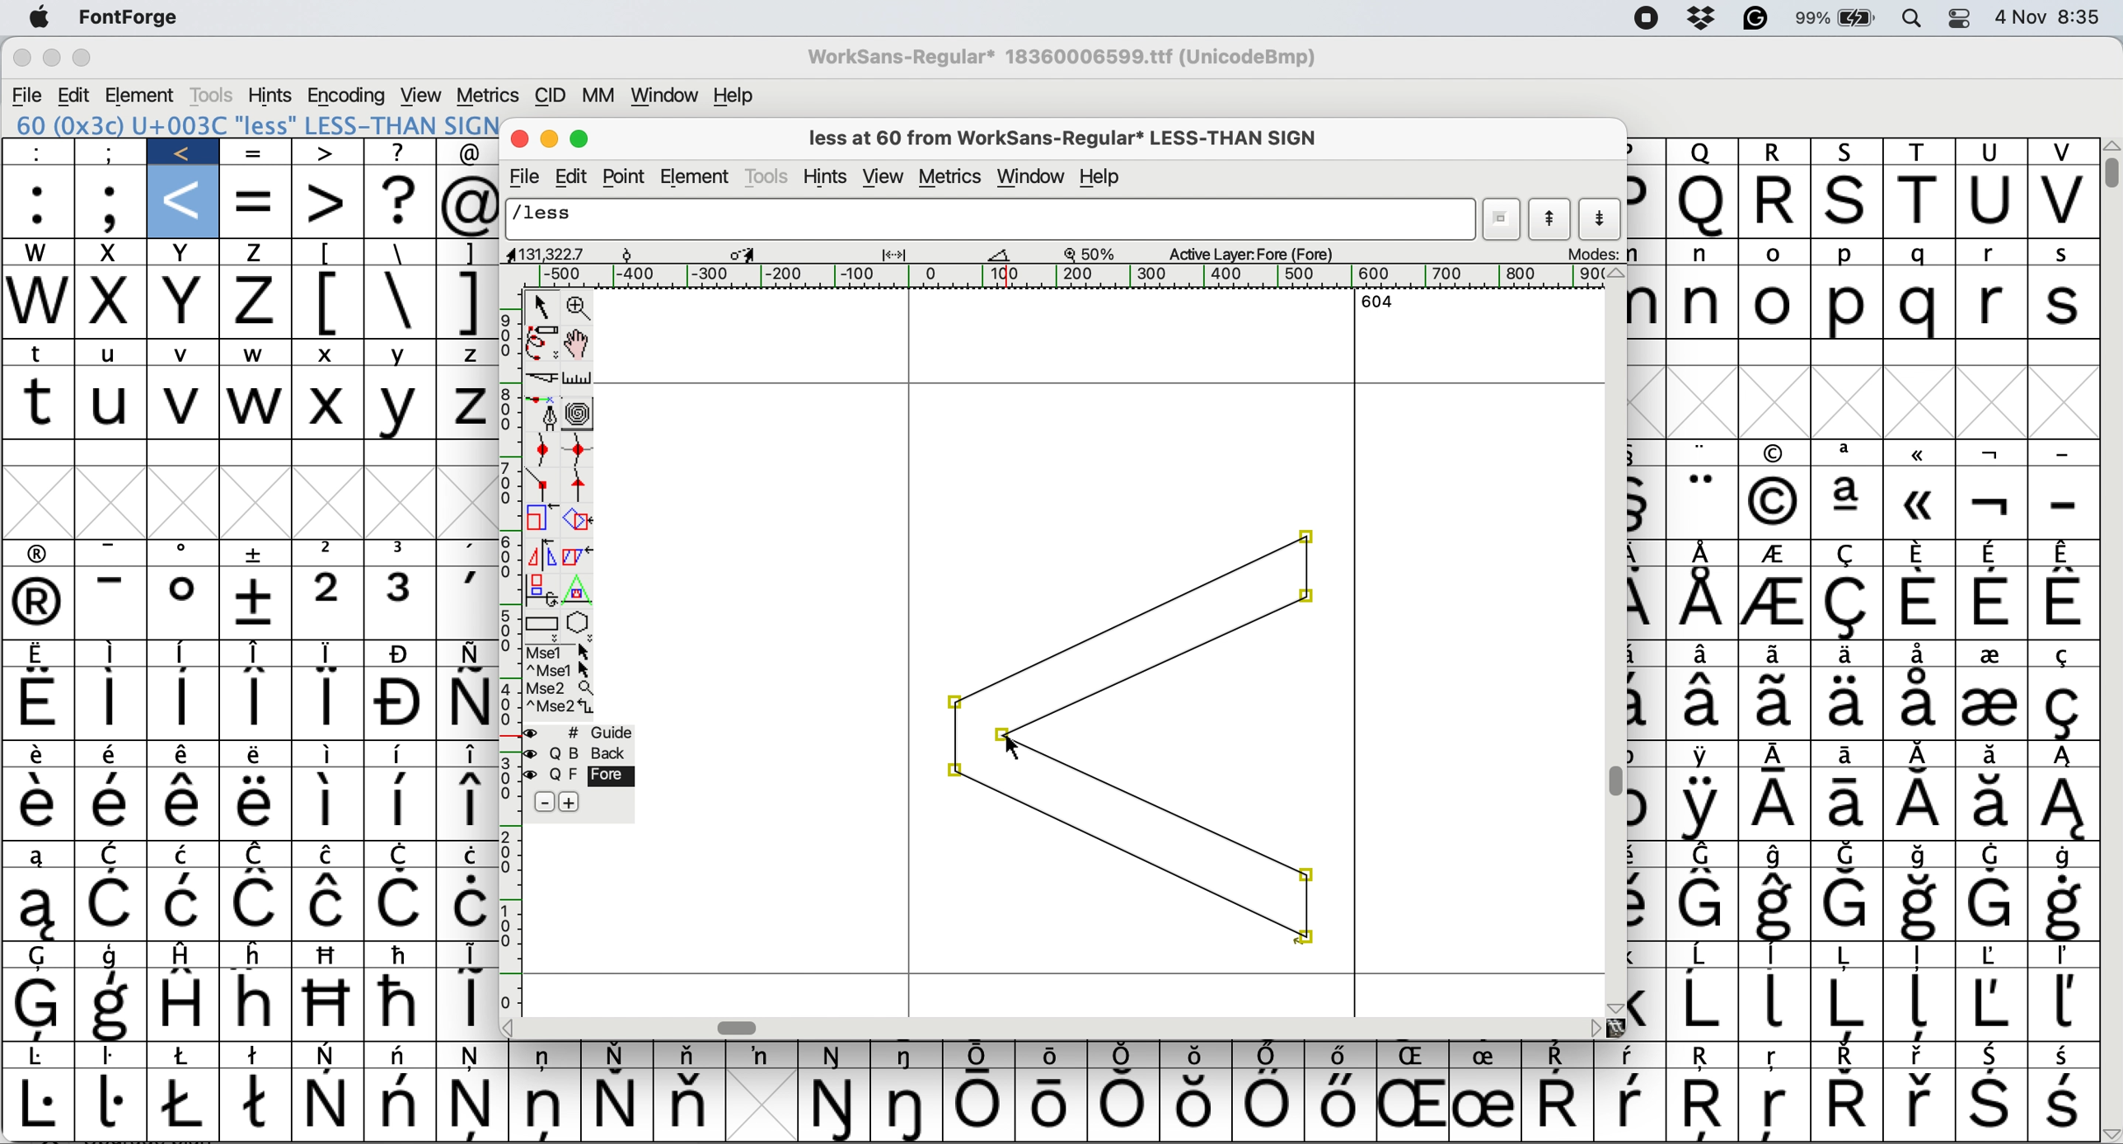 This screenshot has width=2123, height=1144. I want to click on Symbol, so click(256, 755).